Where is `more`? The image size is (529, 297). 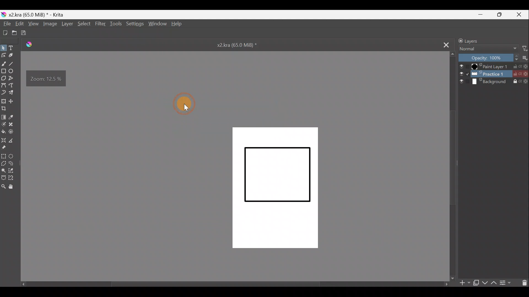 more is located at coordinates (526, 59).